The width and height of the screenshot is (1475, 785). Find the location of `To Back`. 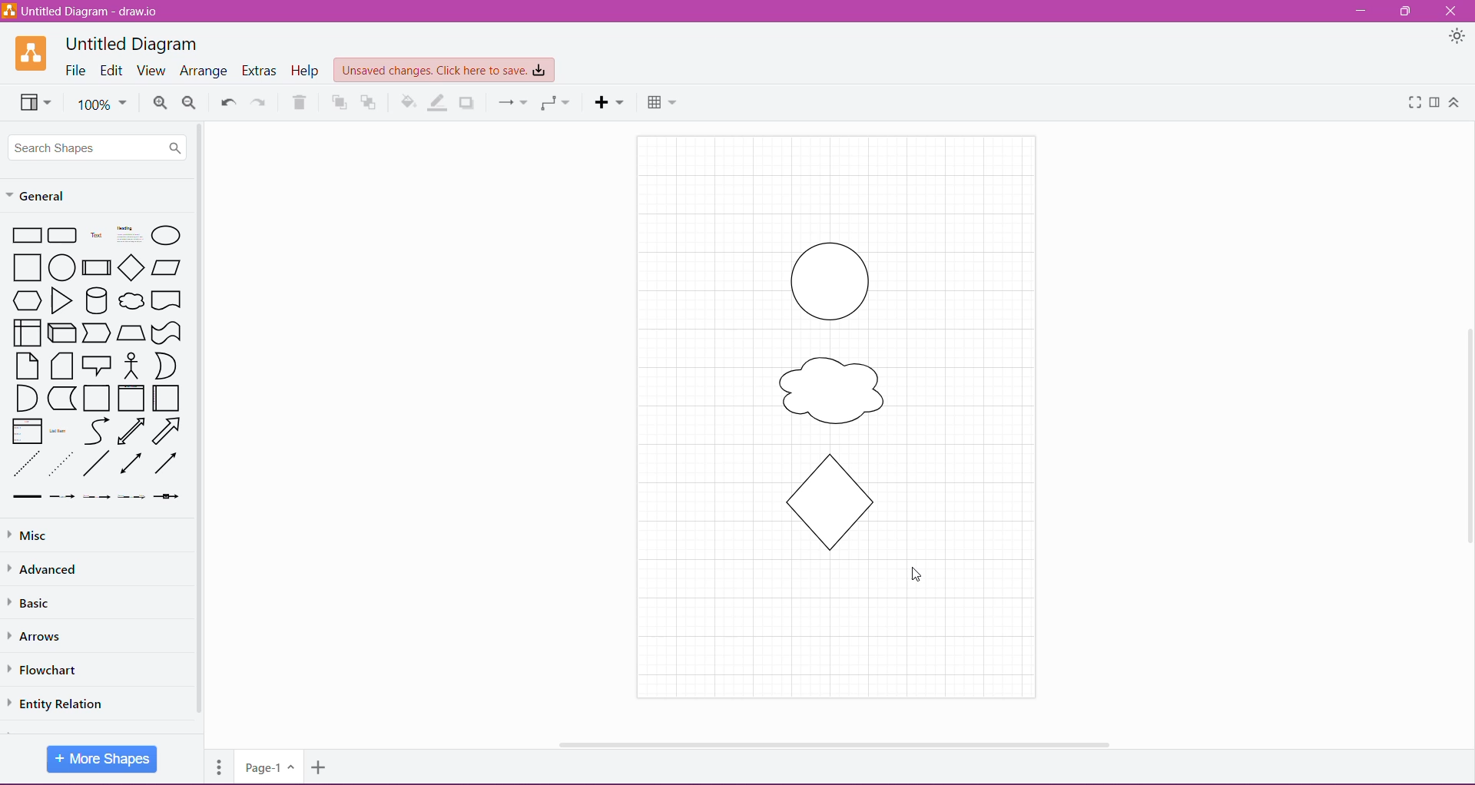

To Back is located at coordinates (370, 102).